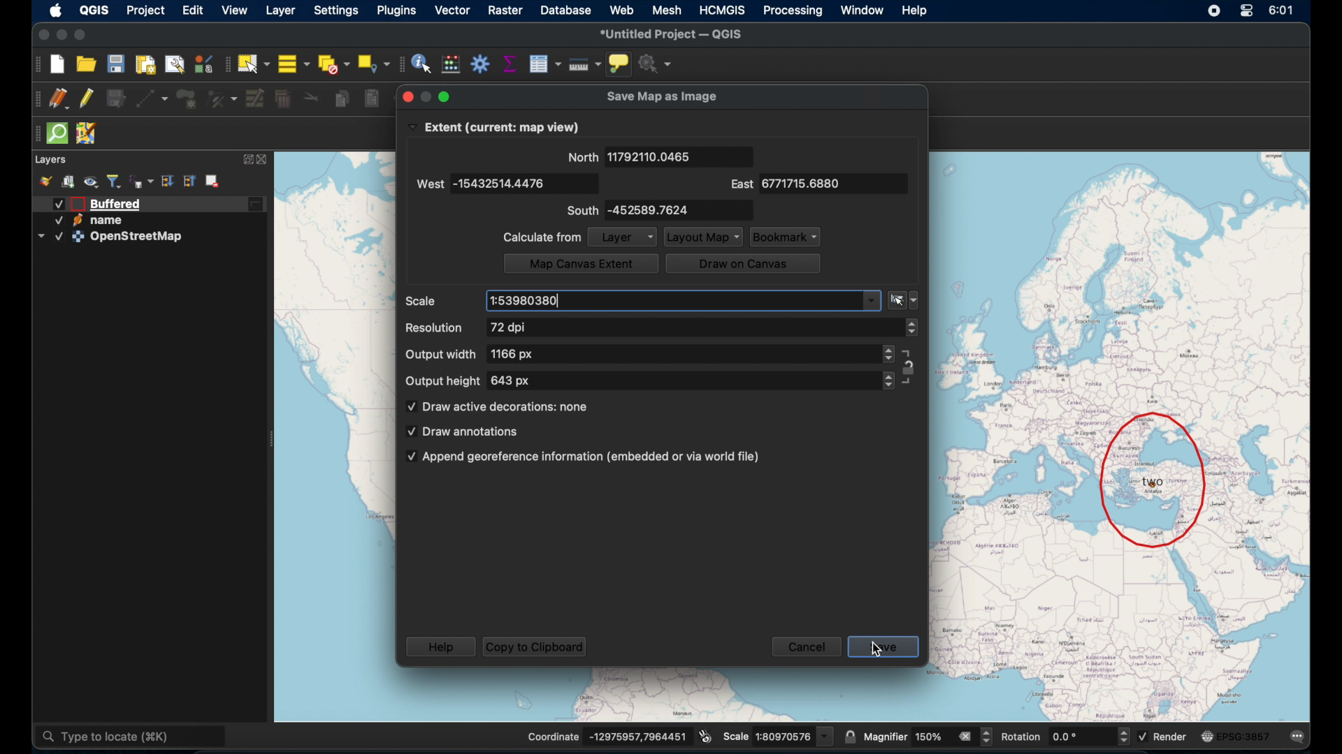  I want to click on bookmark, so click(788, 237).